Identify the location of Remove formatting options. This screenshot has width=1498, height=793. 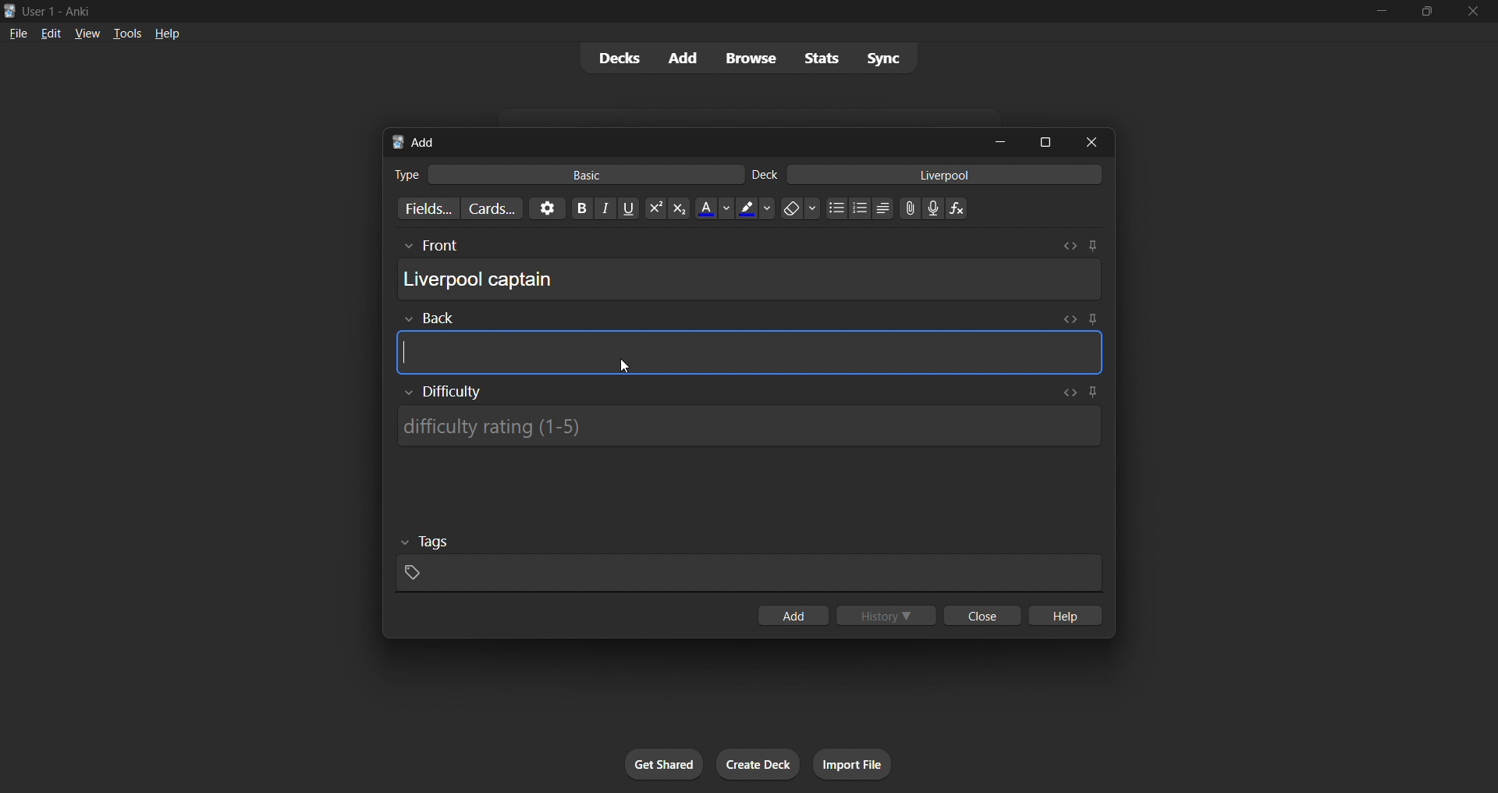
(801, 208).